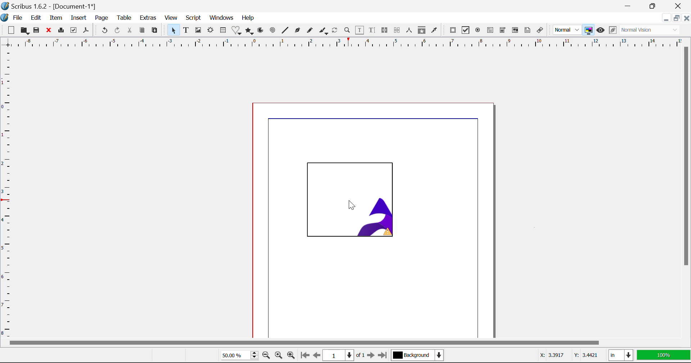 Image resolution: width=691 pixels, height=363 pixels. What do you see at coordinates (56, 18) in the screenshot?
I see `Item` at bounding box center [56, 18].